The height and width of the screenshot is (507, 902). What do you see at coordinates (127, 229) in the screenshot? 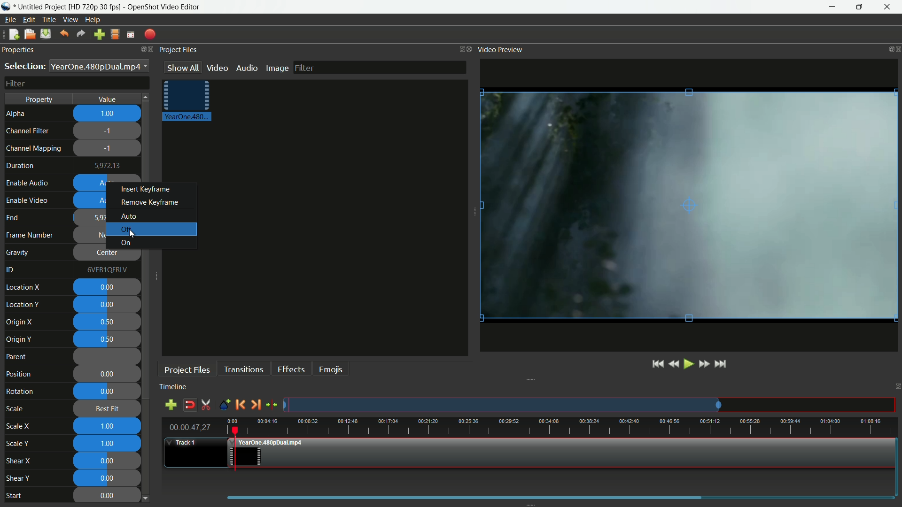
I see `off` at bounding box center [127, 229].